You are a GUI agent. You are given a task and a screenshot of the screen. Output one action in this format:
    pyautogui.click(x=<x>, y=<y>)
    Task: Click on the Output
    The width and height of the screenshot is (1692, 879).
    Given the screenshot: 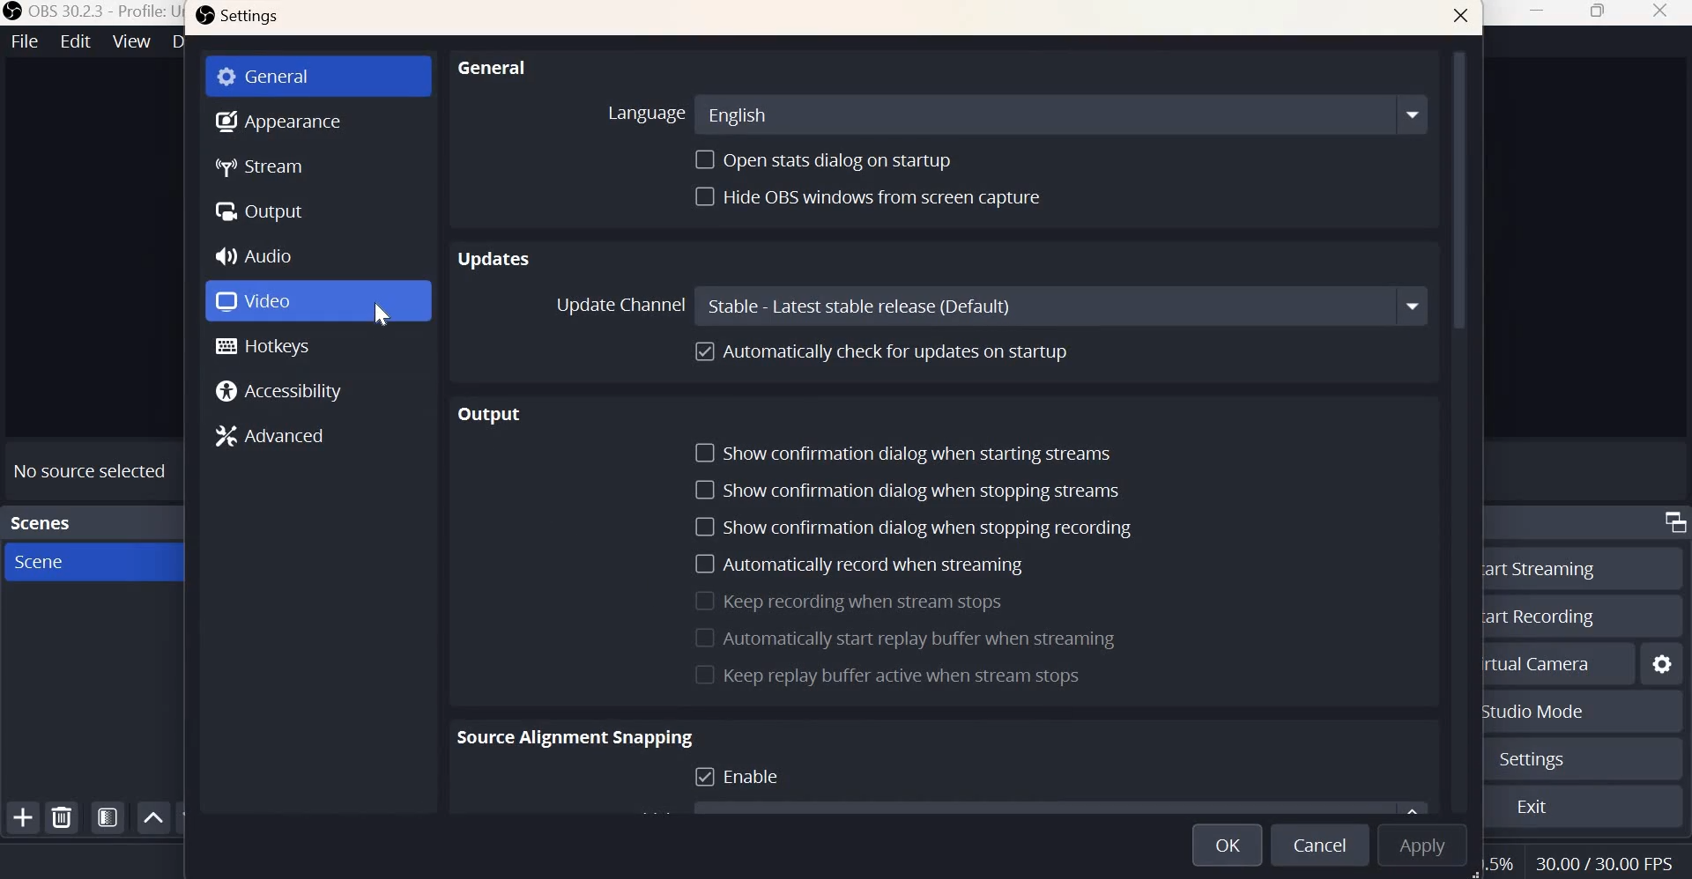 What is the action you would take?
    pyautogui.click(x=259, y=209)
    